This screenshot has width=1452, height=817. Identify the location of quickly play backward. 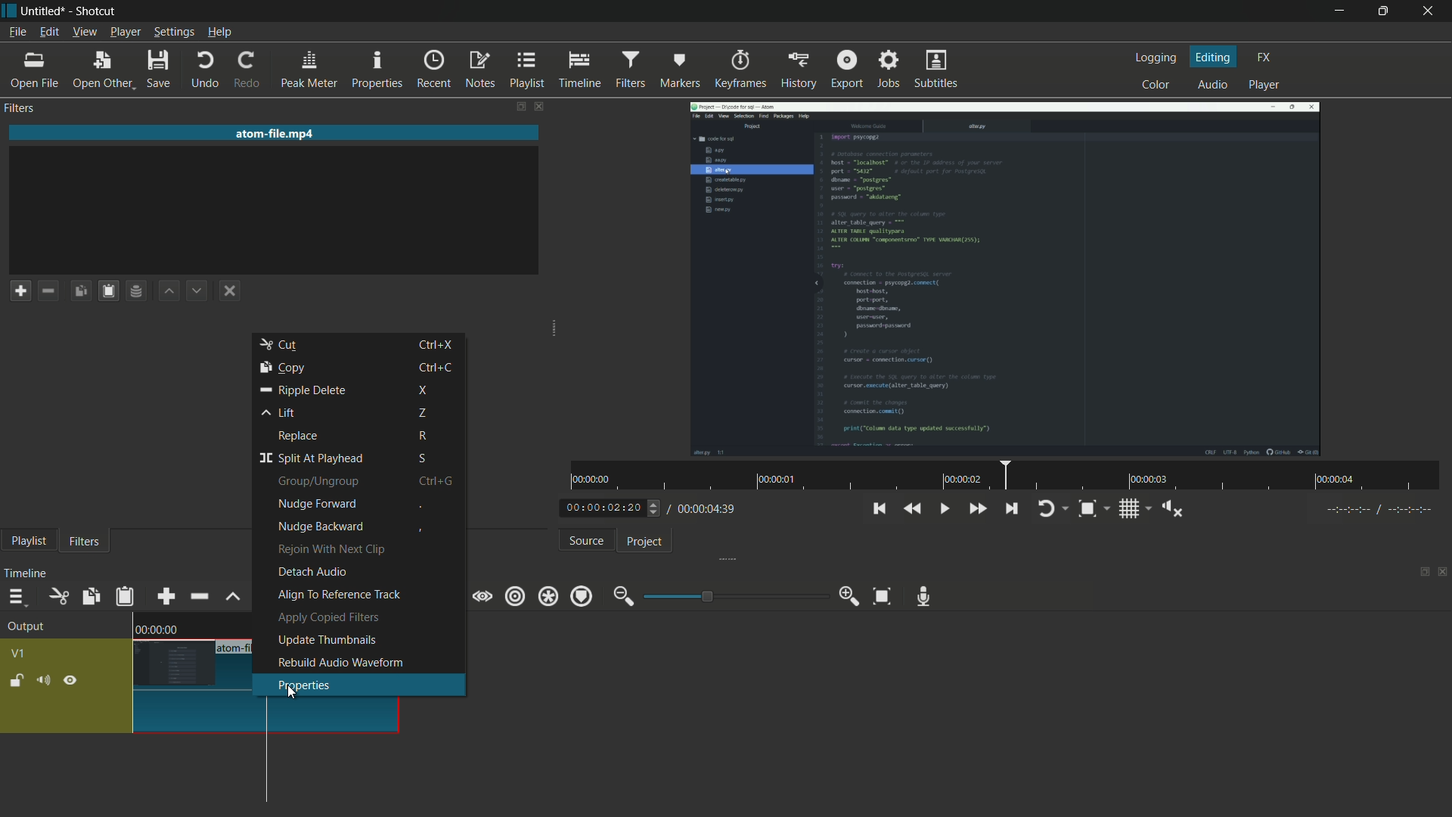
(913, 509).